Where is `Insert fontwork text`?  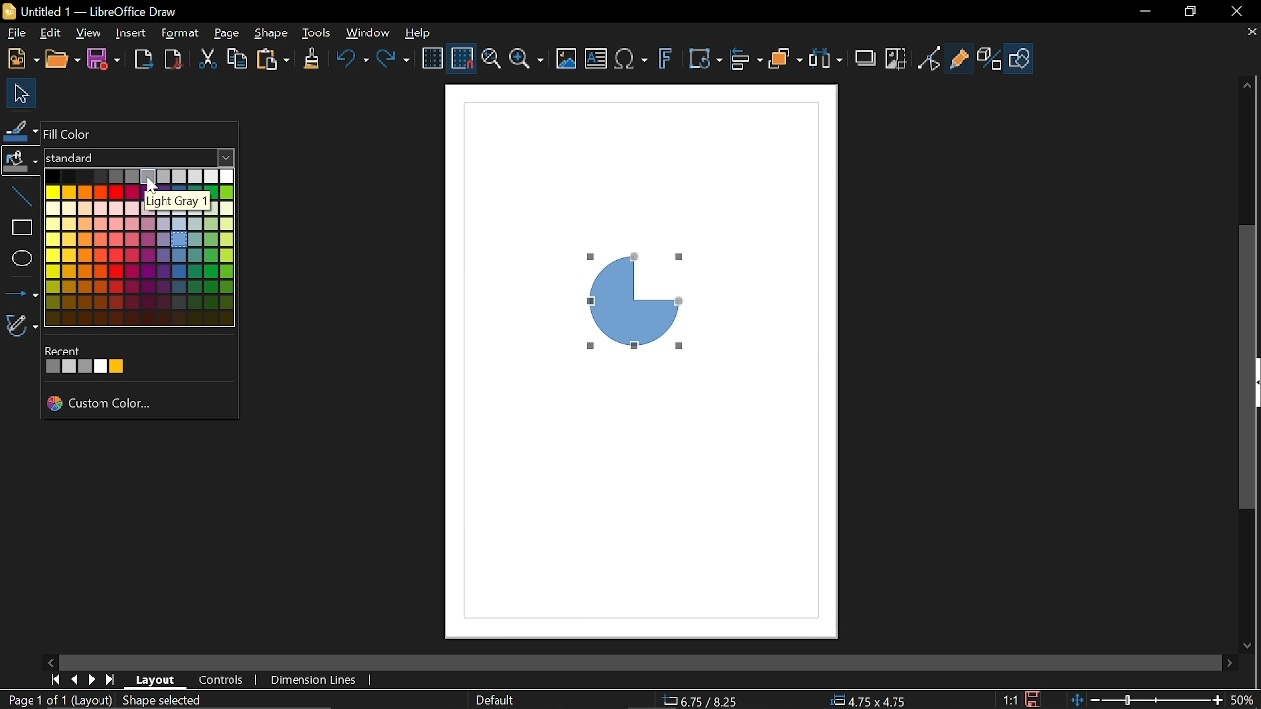
Insert fontwork text is located at coordinates (667, 61).